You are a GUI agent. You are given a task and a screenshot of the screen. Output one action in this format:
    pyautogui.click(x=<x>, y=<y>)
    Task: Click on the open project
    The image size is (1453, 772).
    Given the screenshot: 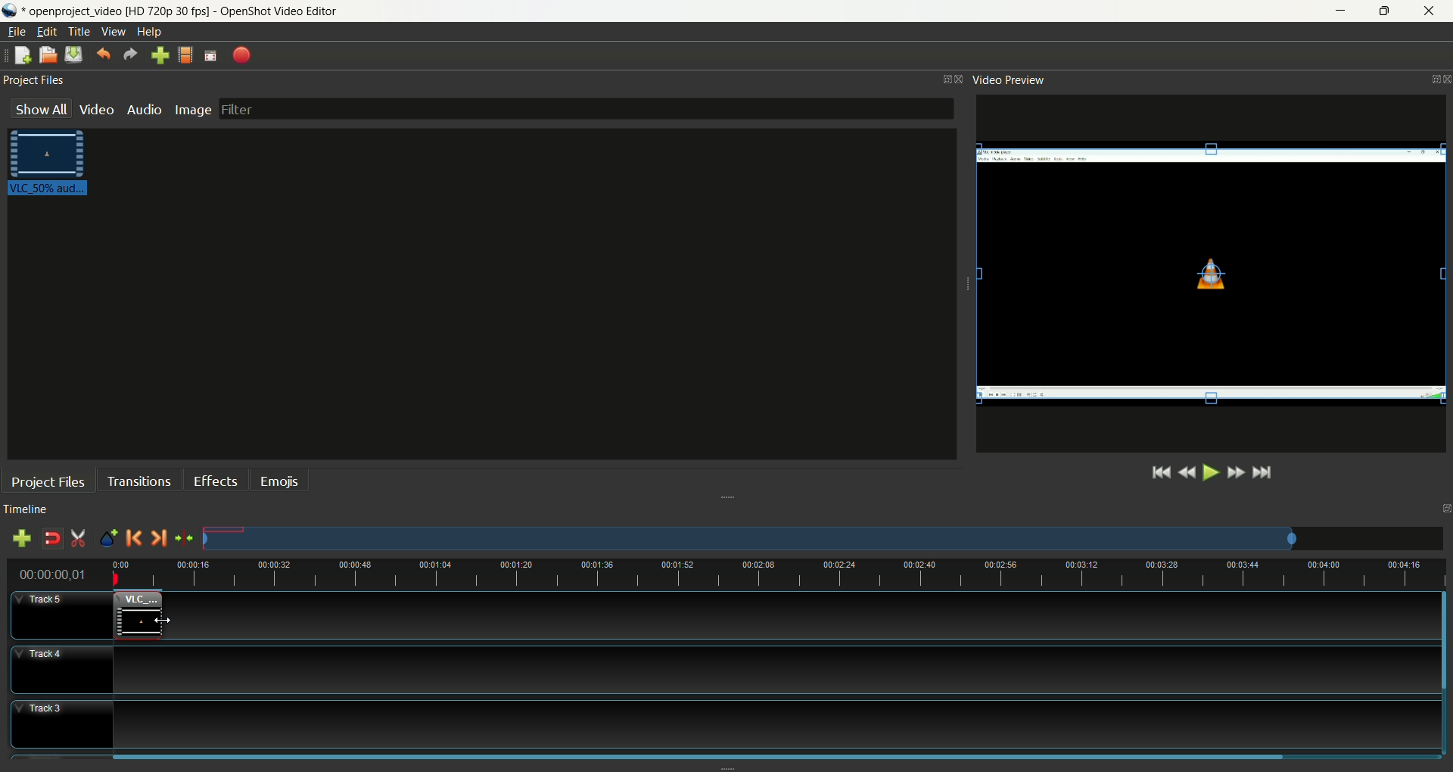 What is the action you would take?
    pyautogui.click(x=47, y=55)
    